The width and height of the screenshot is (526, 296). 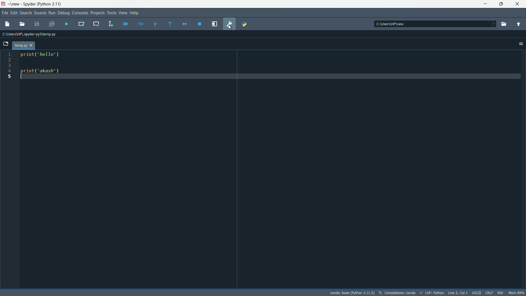 I want to click on browse directory, so click(x=504, y=24).